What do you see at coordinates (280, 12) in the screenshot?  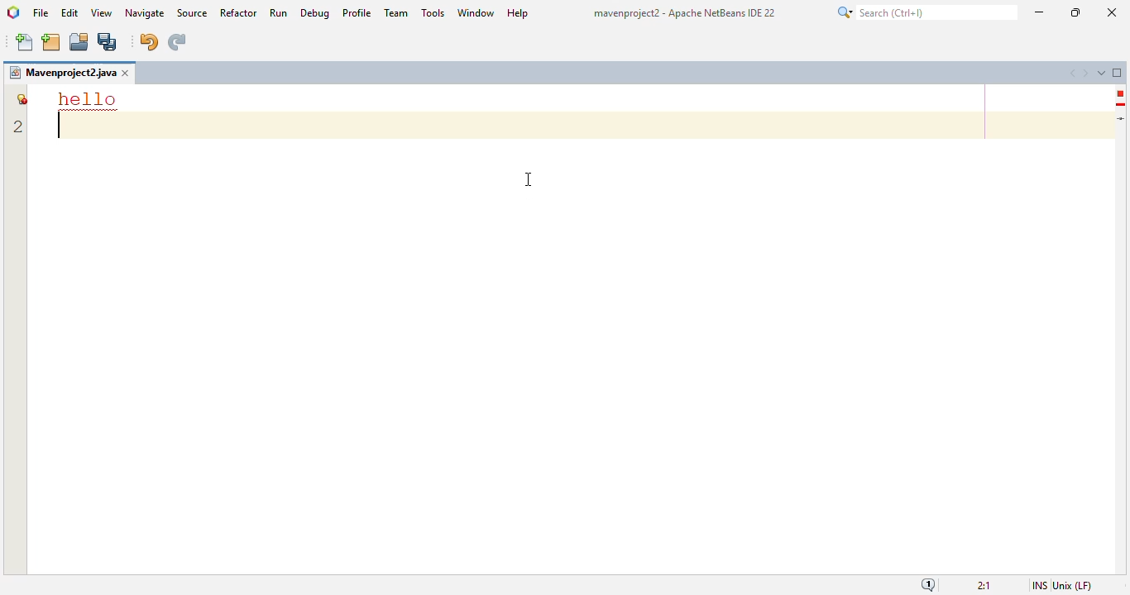 I see `run` at bounding box center [280, 12].